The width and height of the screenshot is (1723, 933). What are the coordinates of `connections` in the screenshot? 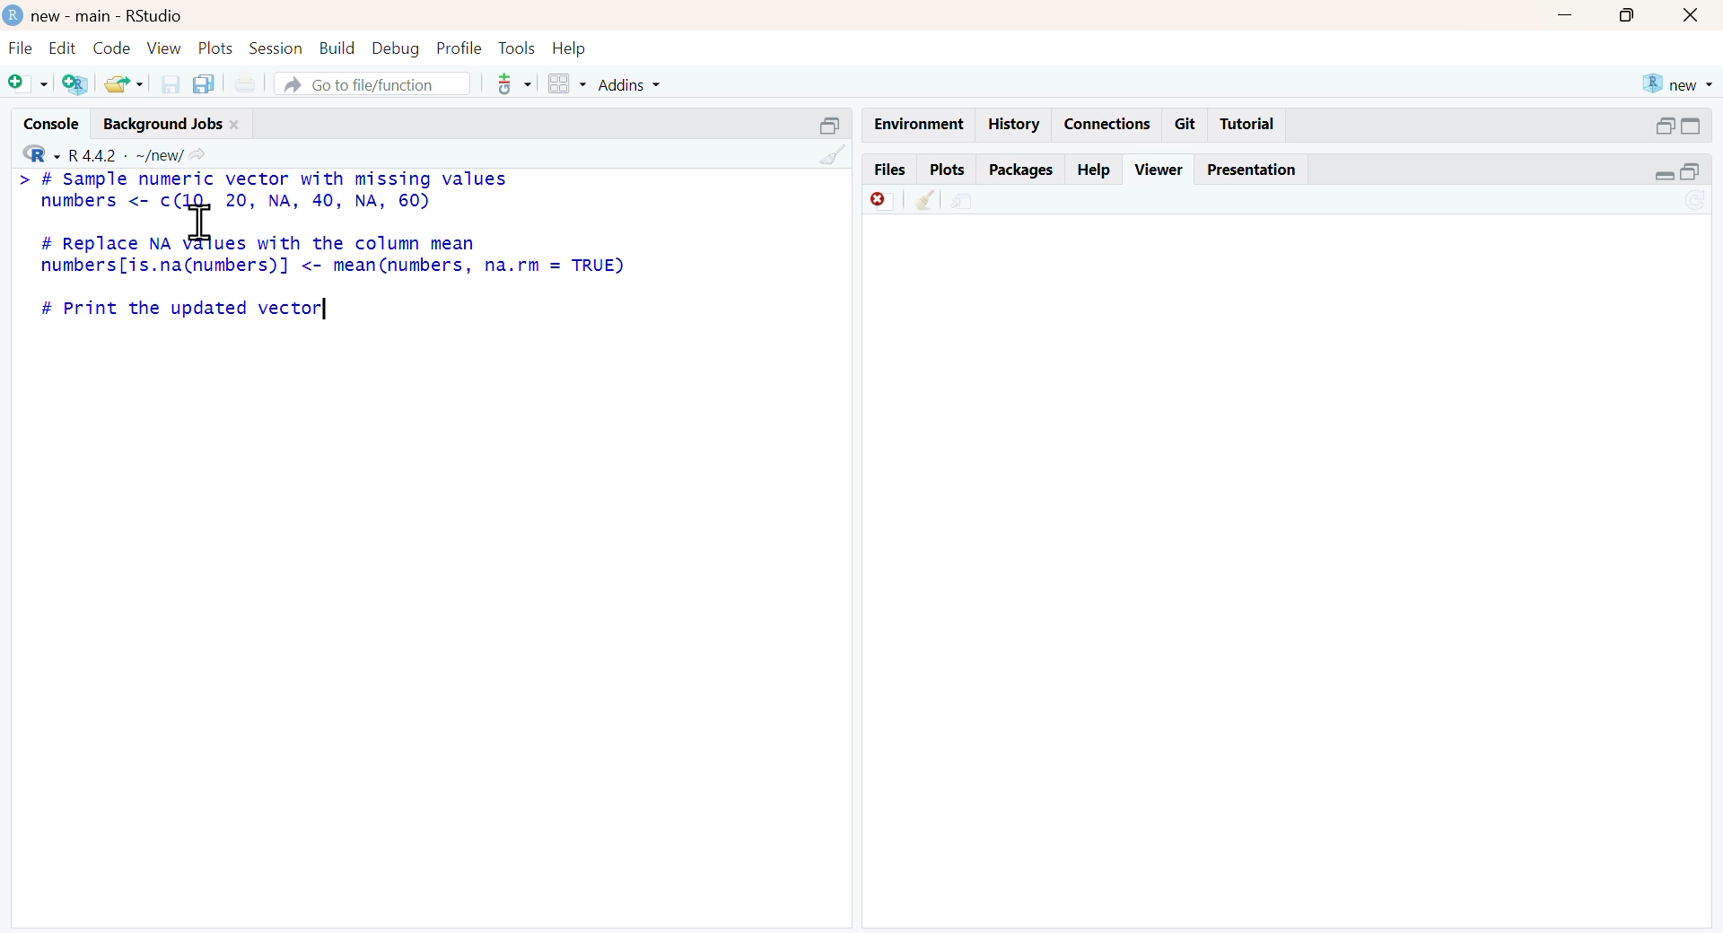 It's located at (1112, 123).